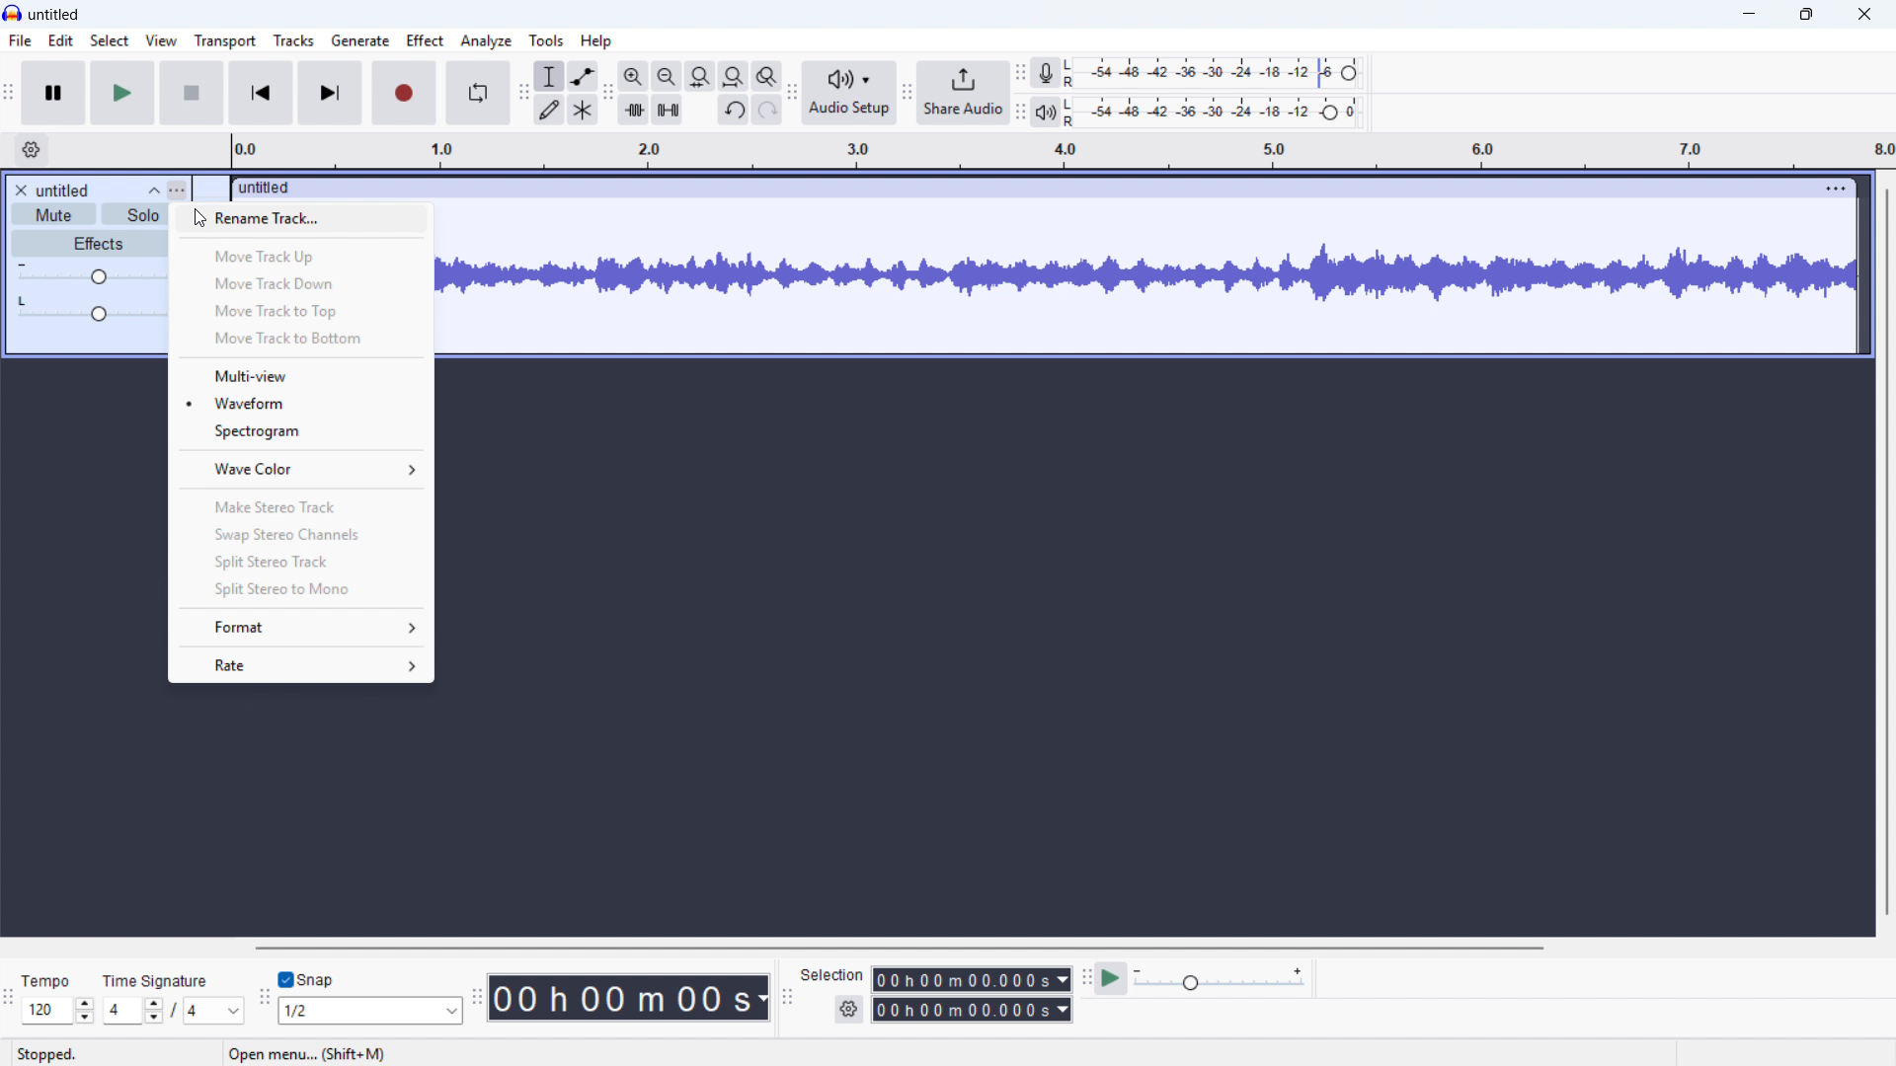  Describe the element at coordinates (973, 980) in the screenshot. I see `Selection start time ` at that location.